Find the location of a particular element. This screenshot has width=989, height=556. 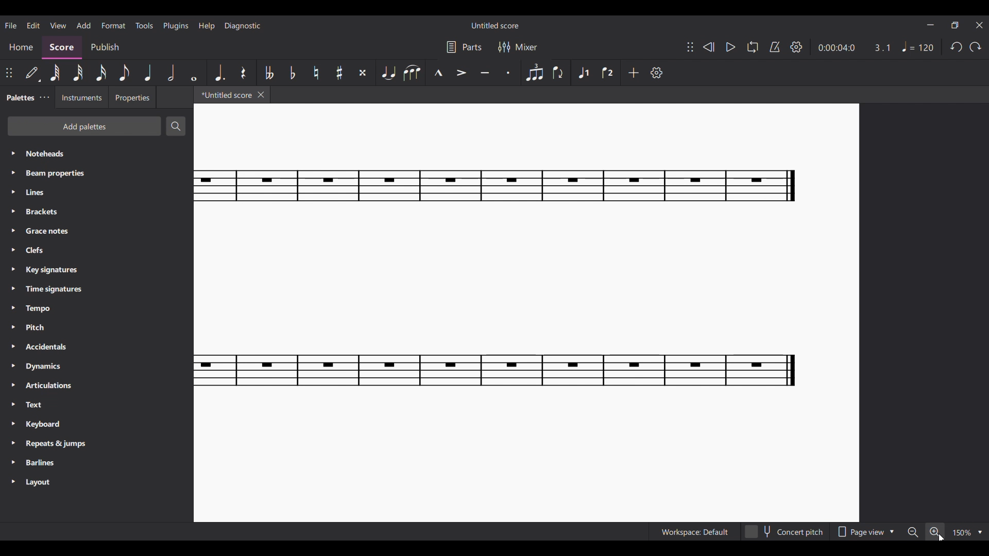

Current score zoomed in more is located at coordinates (527, 313).